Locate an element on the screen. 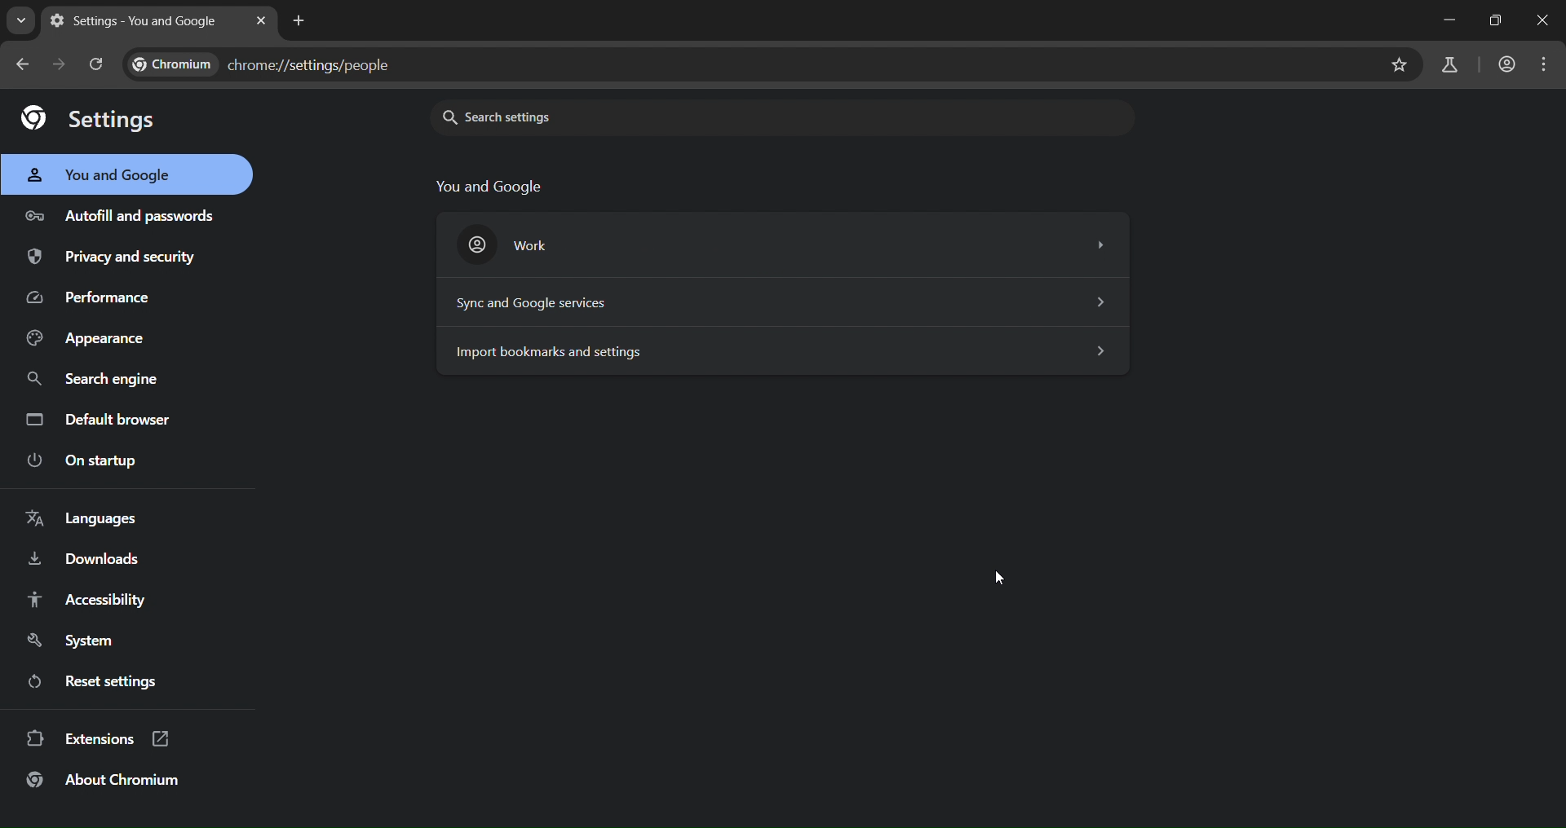 The height and width of the screenshot is (828, 1566). default browser is located at coordinates (105, 419).